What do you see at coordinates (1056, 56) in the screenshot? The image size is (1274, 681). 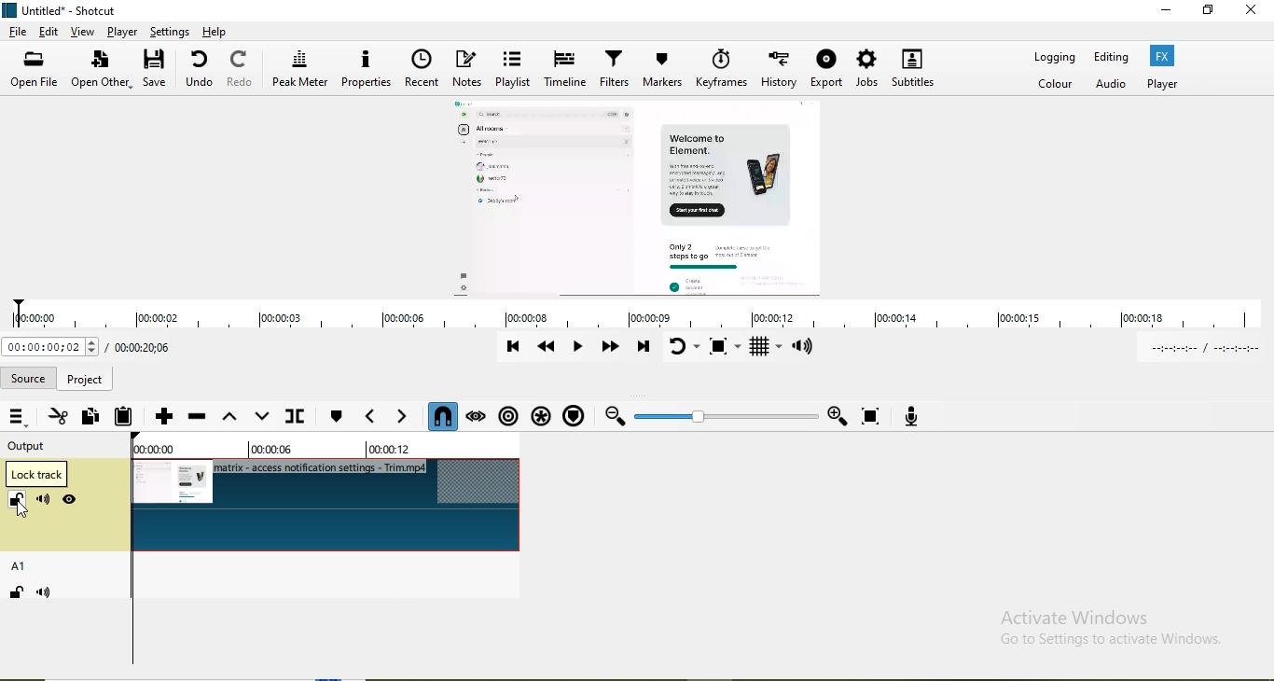 I see `Logging` at bounding box center [1056, 56].